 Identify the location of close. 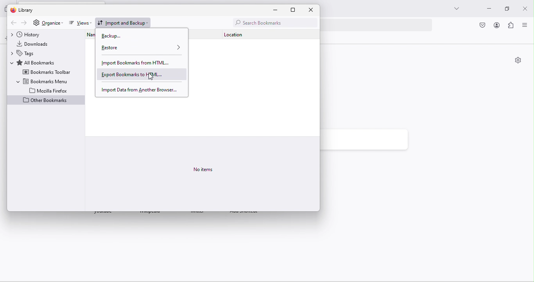
(526, 7).